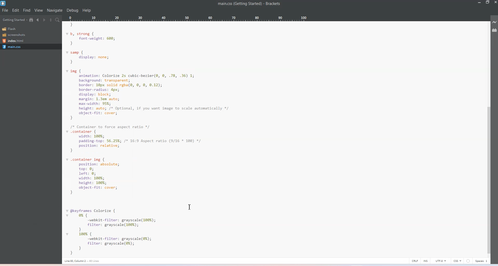 This screenshot has height=266, width=498. What do you see at coordinates (38, 20) in the screenshot?
I see `Navigate Backwards` at bounding box center [38, 20].